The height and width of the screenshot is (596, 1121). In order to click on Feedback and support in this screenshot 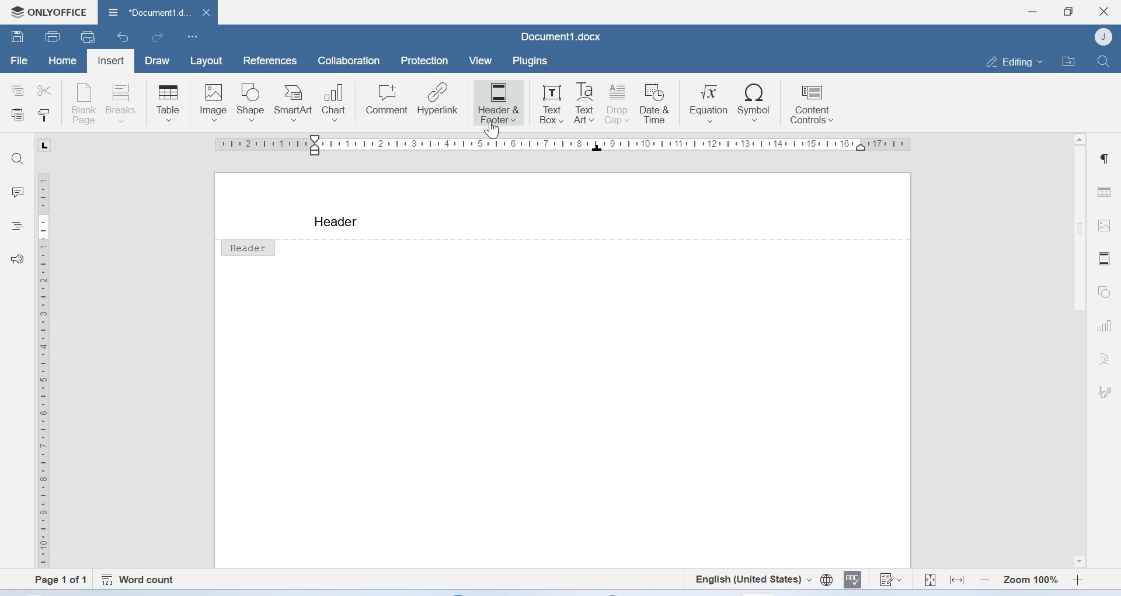, I will do `click(18, 258)`.